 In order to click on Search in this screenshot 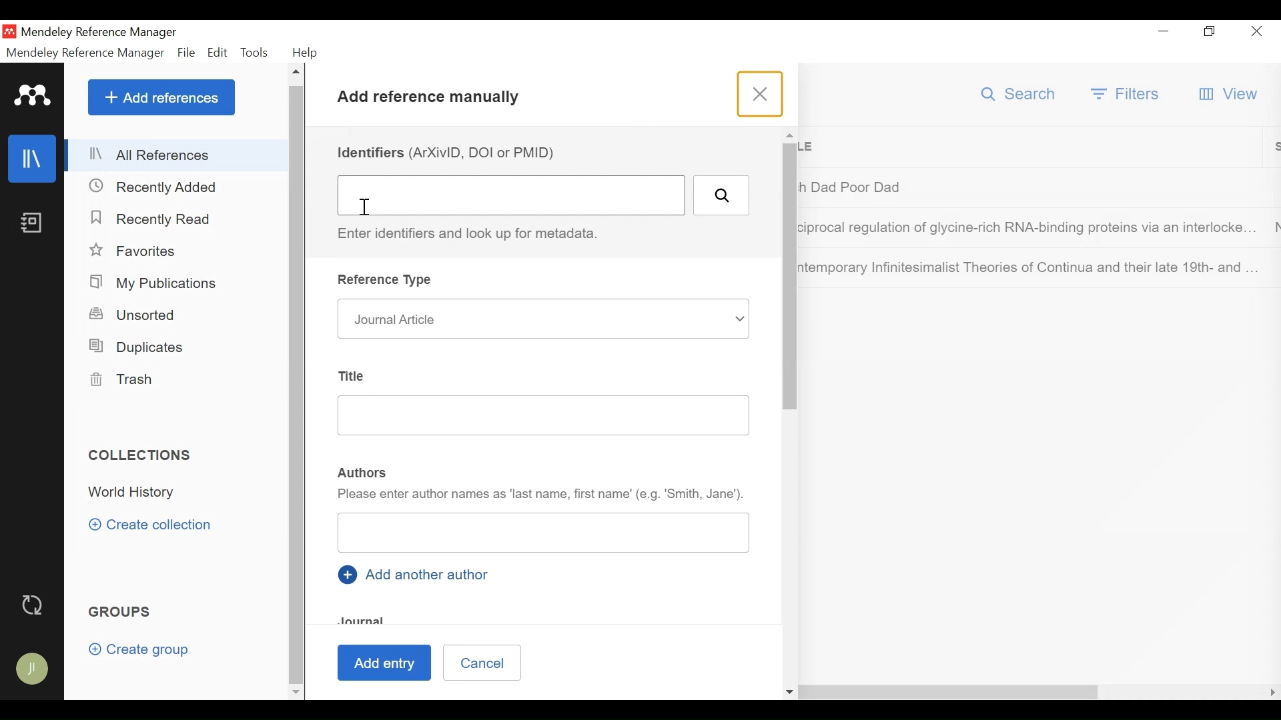, I will do `click(1018, 94)`.